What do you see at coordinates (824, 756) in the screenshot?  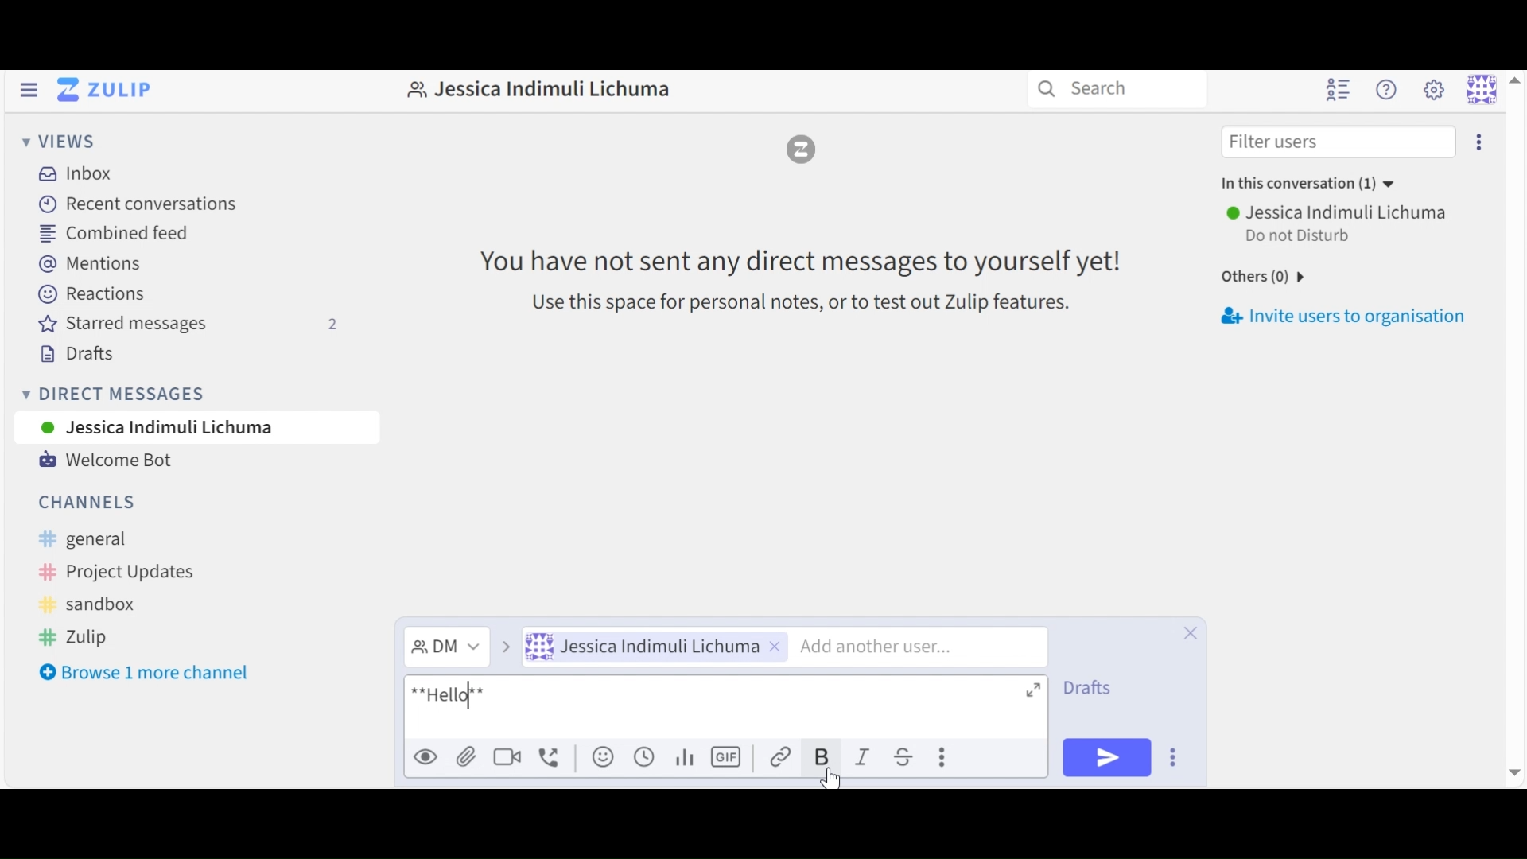 I see `Bold` at bounding box center [824, 756].